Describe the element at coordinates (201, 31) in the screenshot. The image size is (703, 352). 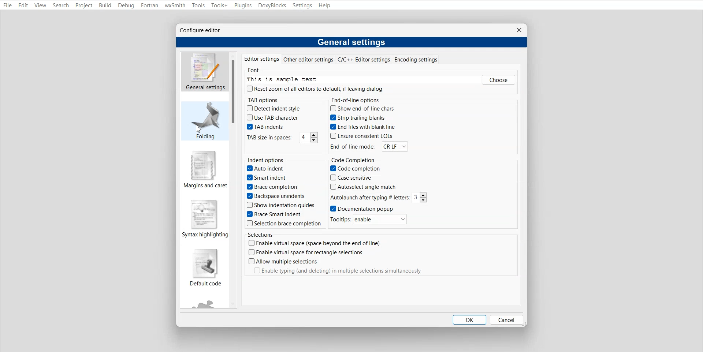
I see `Configure Editor` at that location.